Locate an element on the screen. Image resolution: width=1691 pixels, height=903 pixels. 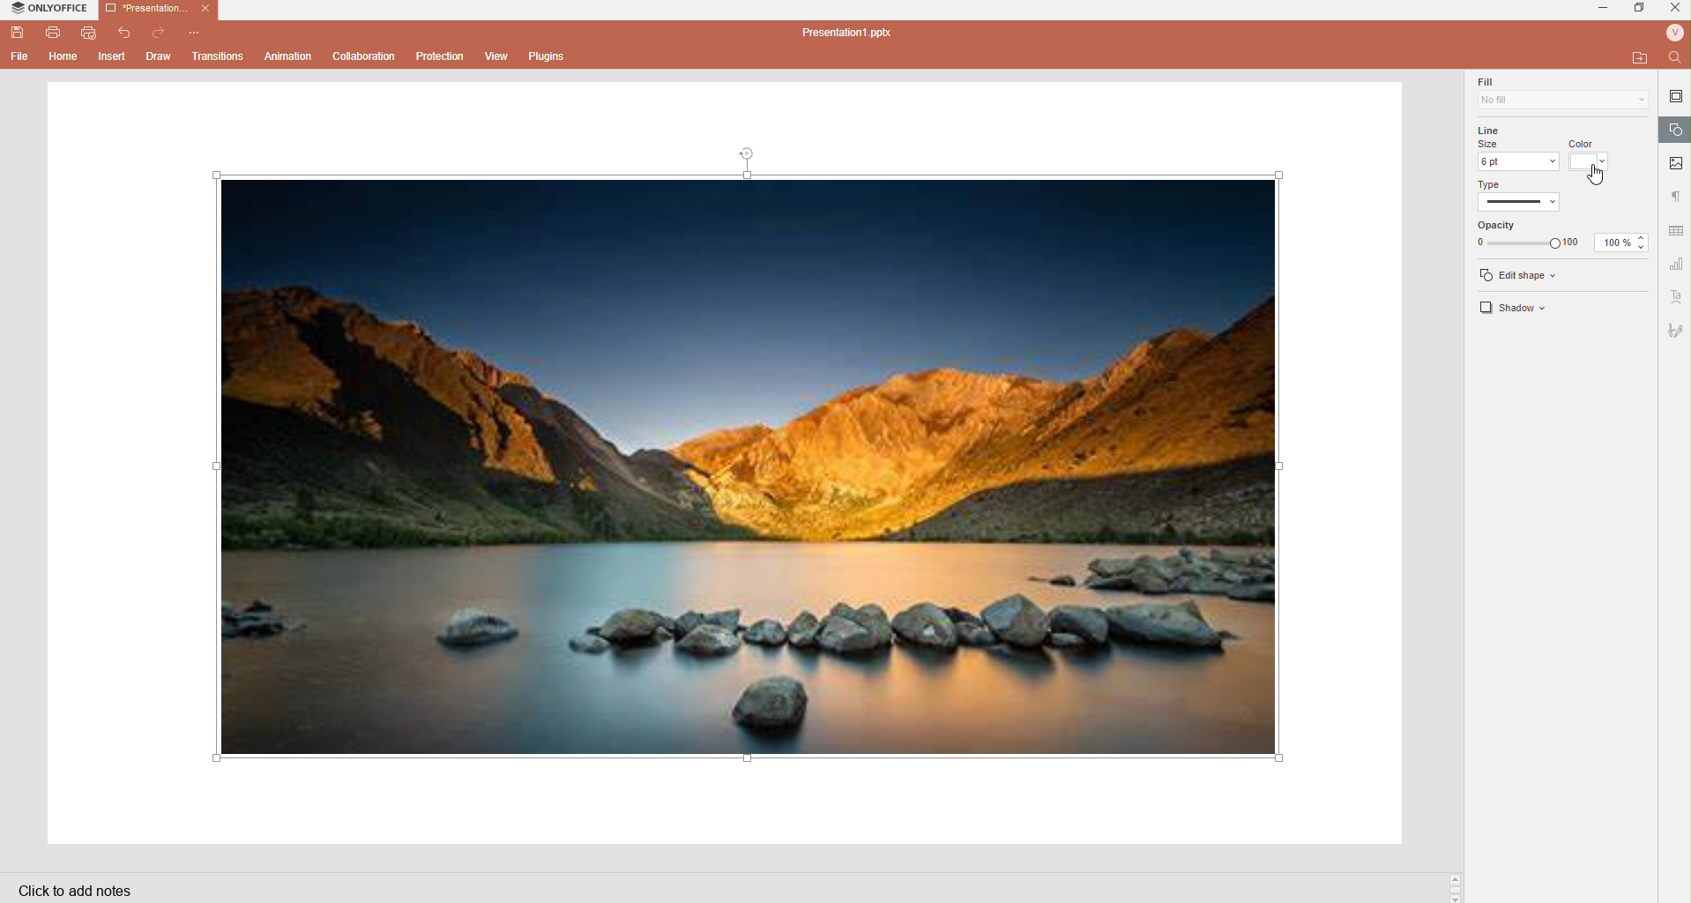
Line color is located at coordinates (1599, 148).